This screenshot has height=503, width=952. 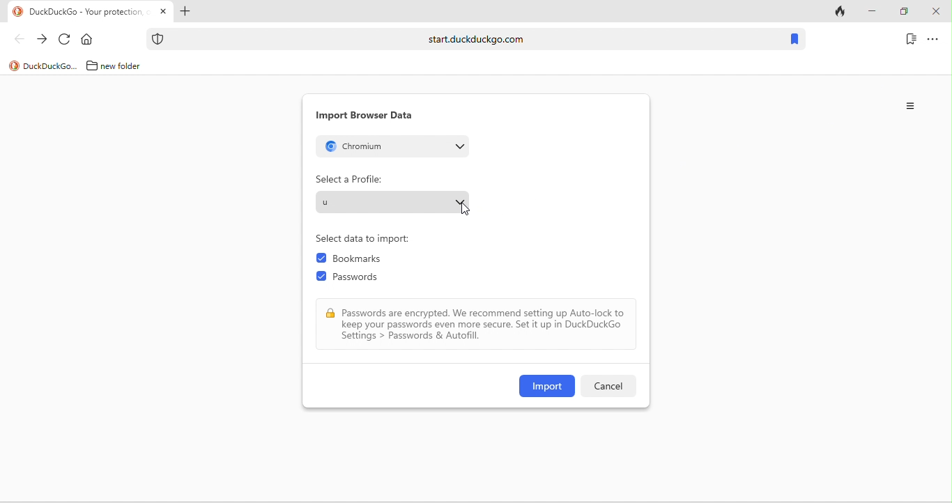 What do you see at coordinates (911, 38) in the screenshot?
I see `bookmarks` at bounding box center [911, 38].